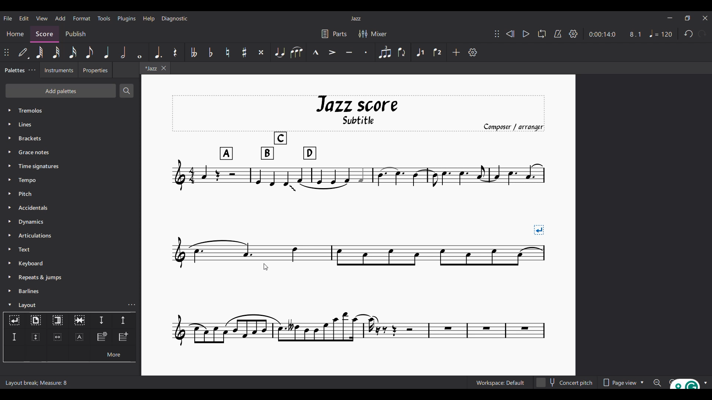 Image resolution: width=712 pixels, height=400 pixels. Describe the element at coordinates (359, 221) in the screenshot. I see `System break added to current score` at that location.